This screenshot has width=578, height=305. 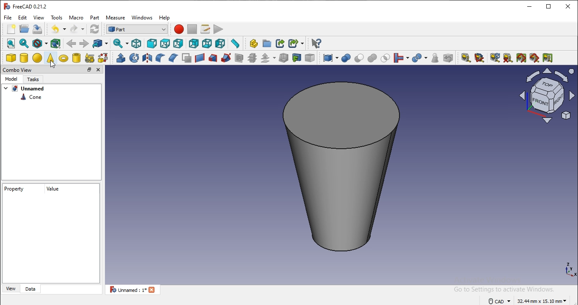 I want to click on fit selection, so click(x=24, y=43).